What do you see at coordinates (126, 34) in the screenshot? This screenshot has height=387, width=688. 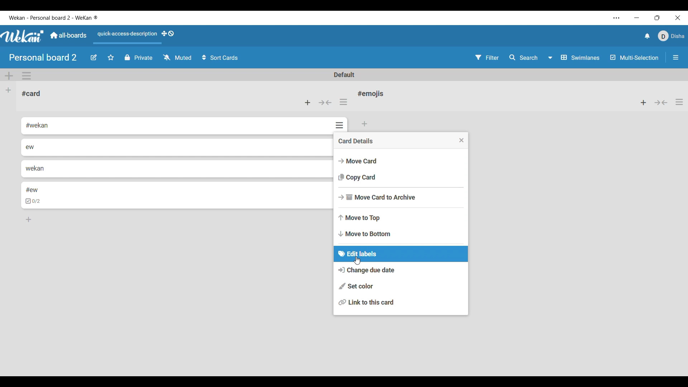 I see `Quick access description` at bounding box center [126, 34].